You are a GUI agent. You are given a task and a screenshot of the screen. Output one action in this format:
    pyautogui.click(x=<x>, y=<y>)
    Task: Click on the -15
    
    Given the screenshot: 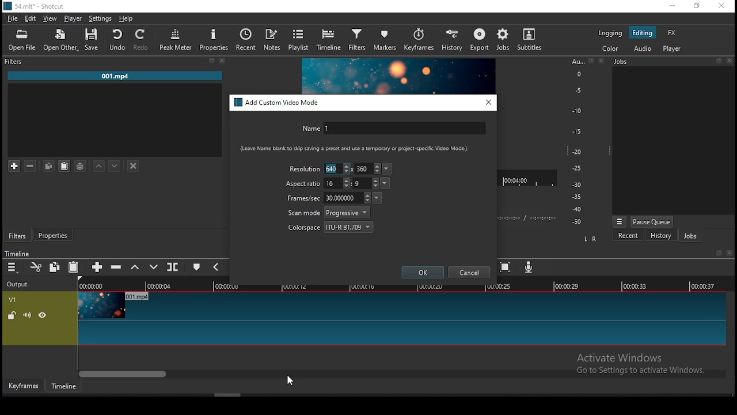 What is the action you would take?
    pyautogui.click(x=576, y=131)
    